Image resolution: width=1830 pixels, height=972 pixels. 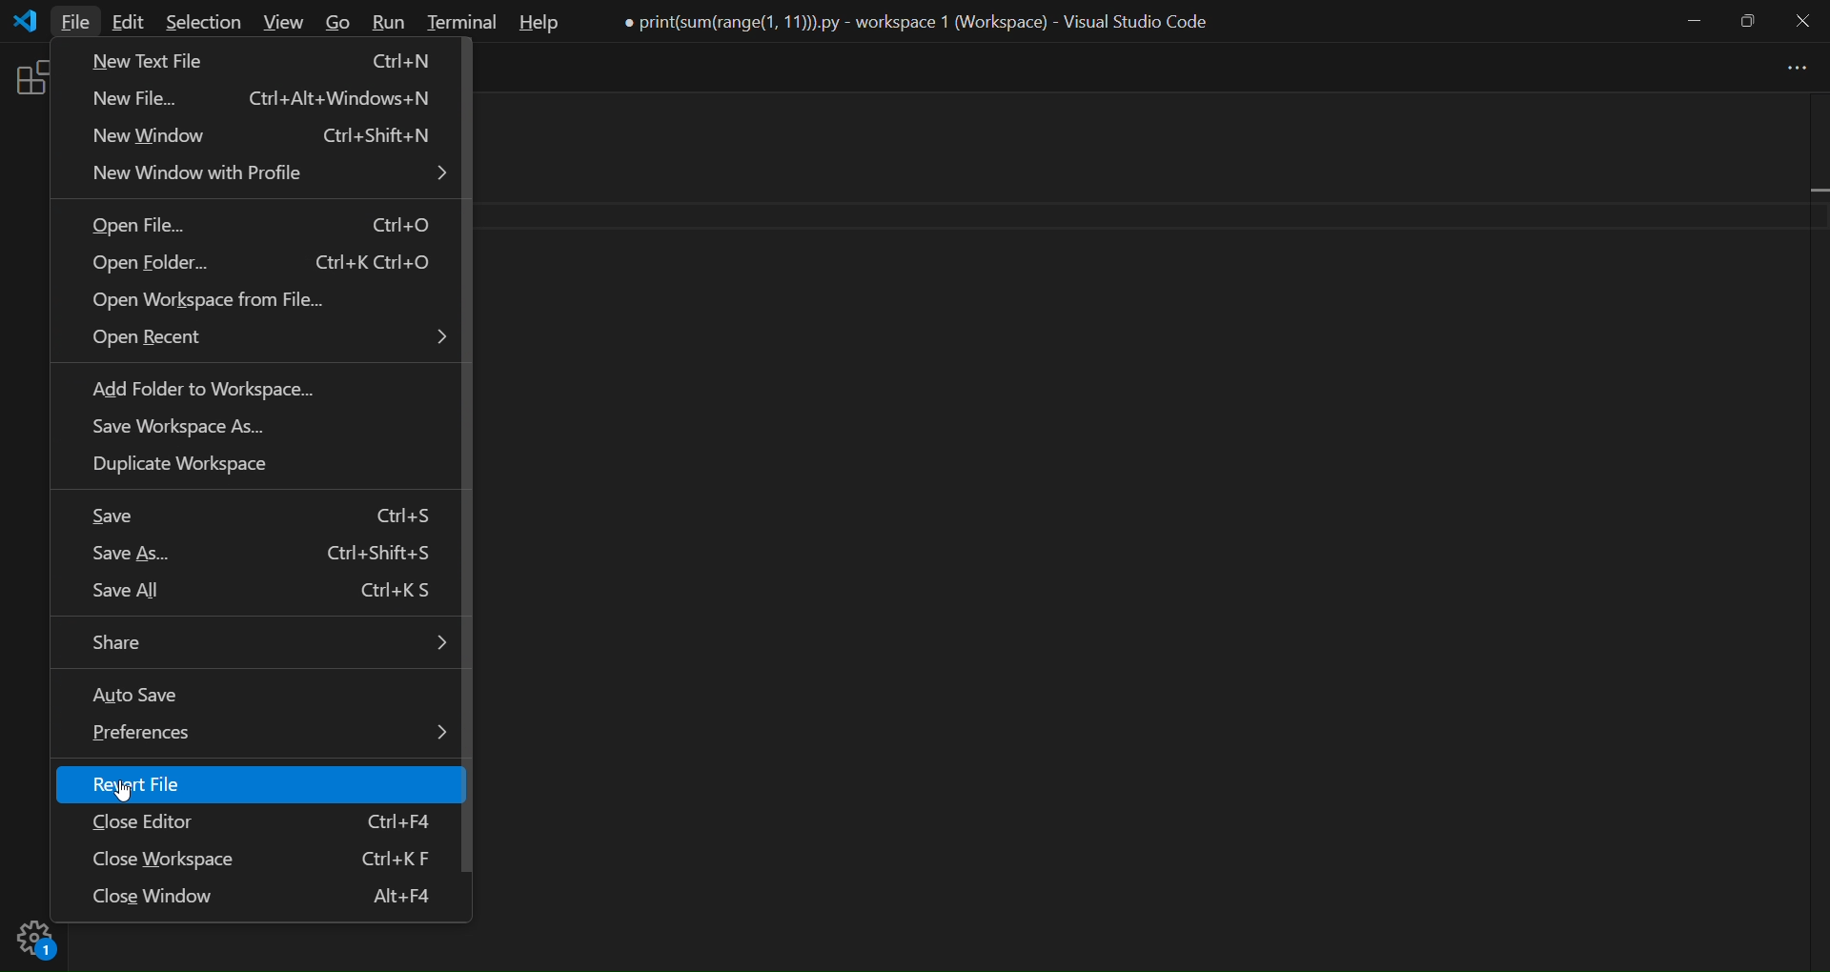 I want to click on extension, so click(x=28, y=83).